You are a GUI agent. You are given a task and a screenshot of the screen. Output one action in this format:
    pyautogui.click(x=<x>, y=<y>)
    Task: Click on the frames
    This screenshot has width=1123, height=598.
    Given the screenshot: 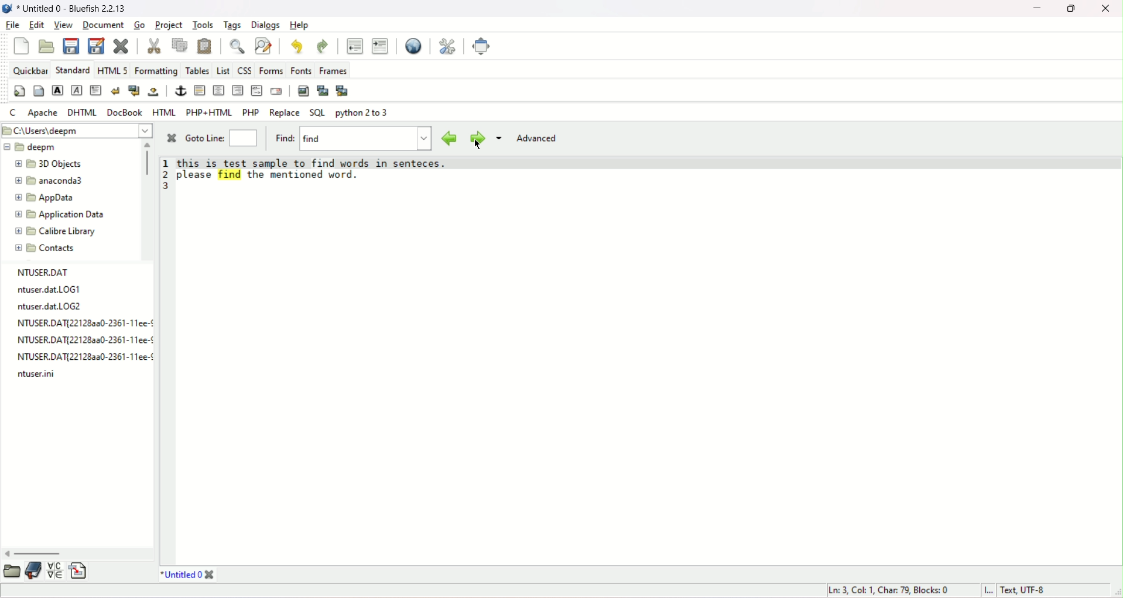 What is the action you would take?
    pyautogui.click(x=333, y=70)
    